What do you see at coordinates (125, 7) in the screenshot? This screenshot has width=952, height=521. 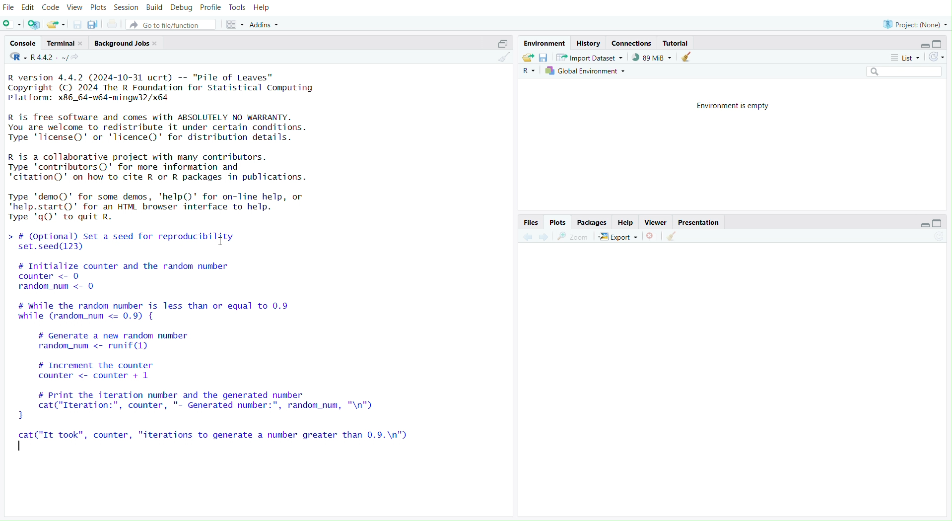 I see `Session` at bounding box center [125, 7].